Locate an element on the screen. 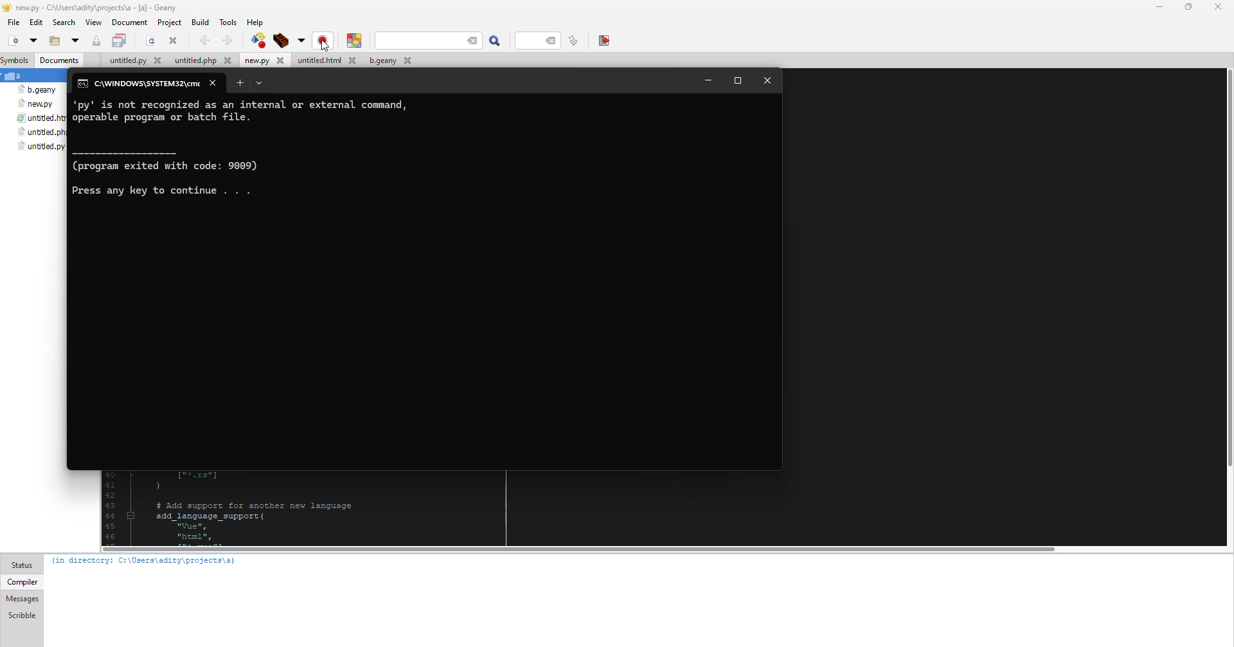 Image resolution: width=1234 pixels, height=647 pixels. info is located at coordinates (175, 161).